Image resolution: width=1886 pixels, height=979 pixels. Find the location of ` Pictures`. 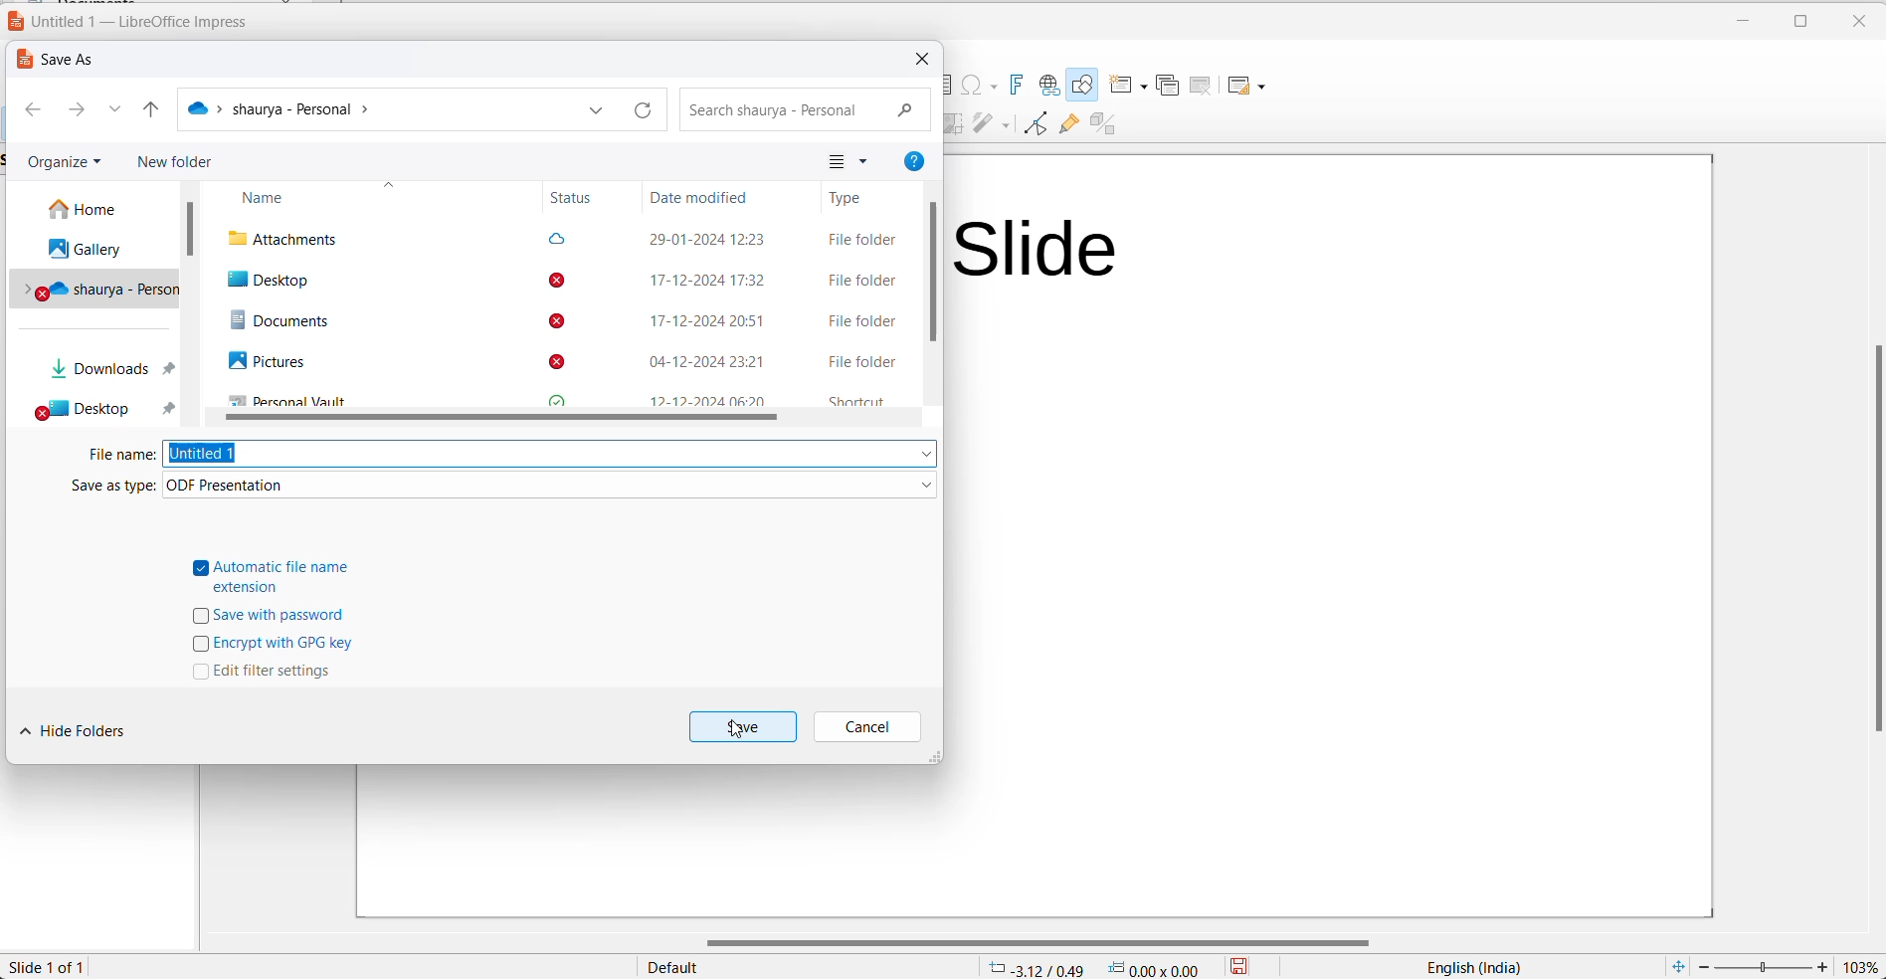

 Pictures is located at coordinates (260, 361).